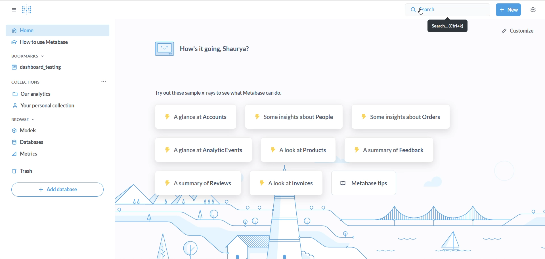 The image size is (545, 259). I want to click on search bar , so click(449, 10).